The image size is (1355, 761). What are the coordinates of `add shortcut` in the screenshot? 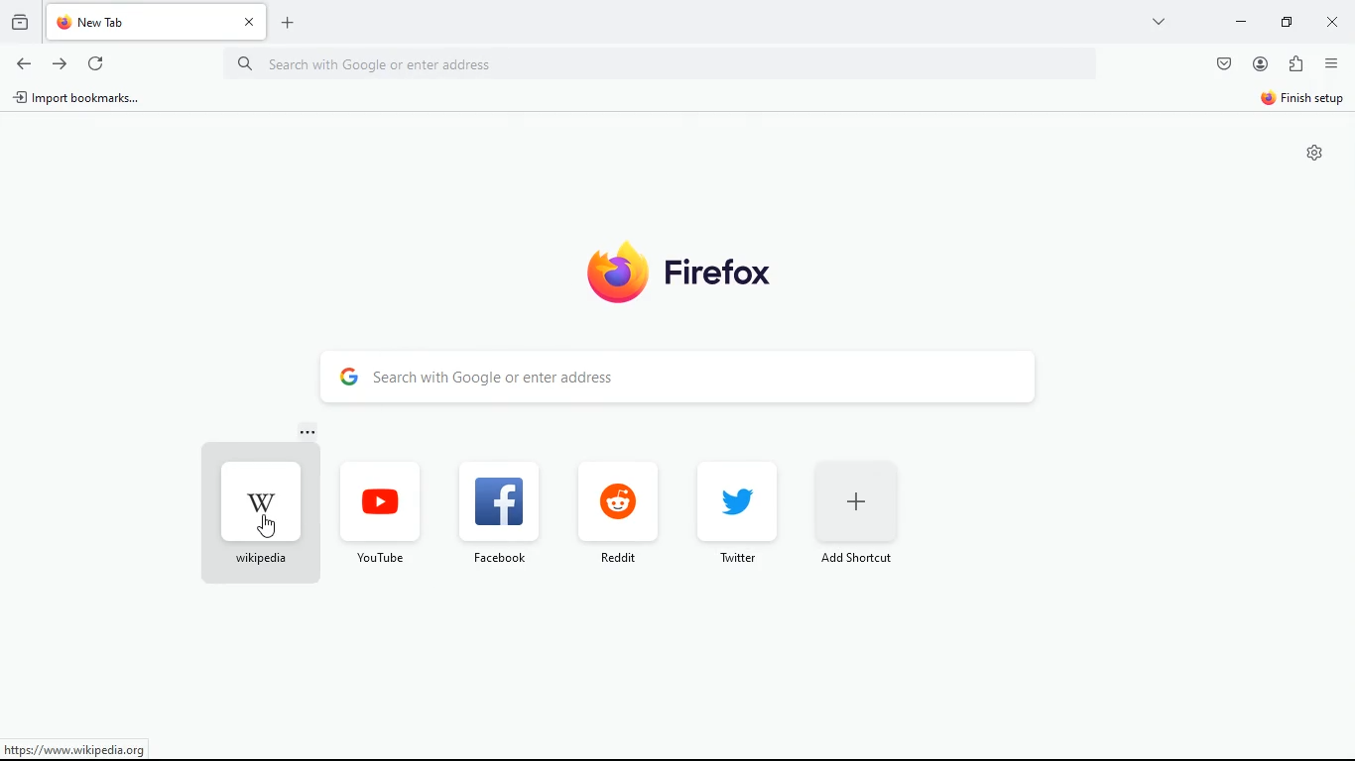 It's located at (856, 561).